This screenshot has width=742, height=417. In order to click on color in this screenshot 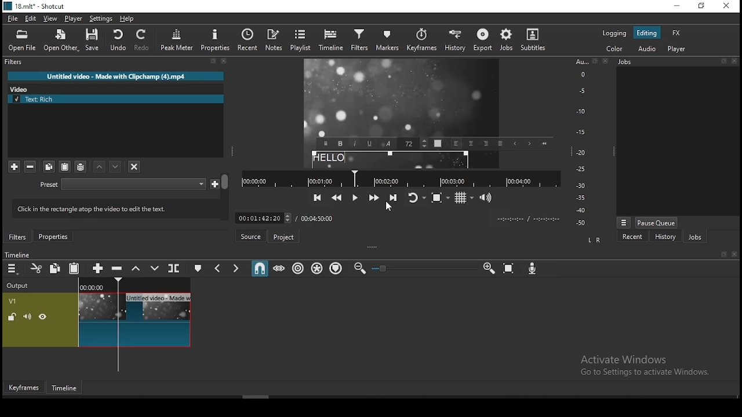, I will do `click(614, 50)`.